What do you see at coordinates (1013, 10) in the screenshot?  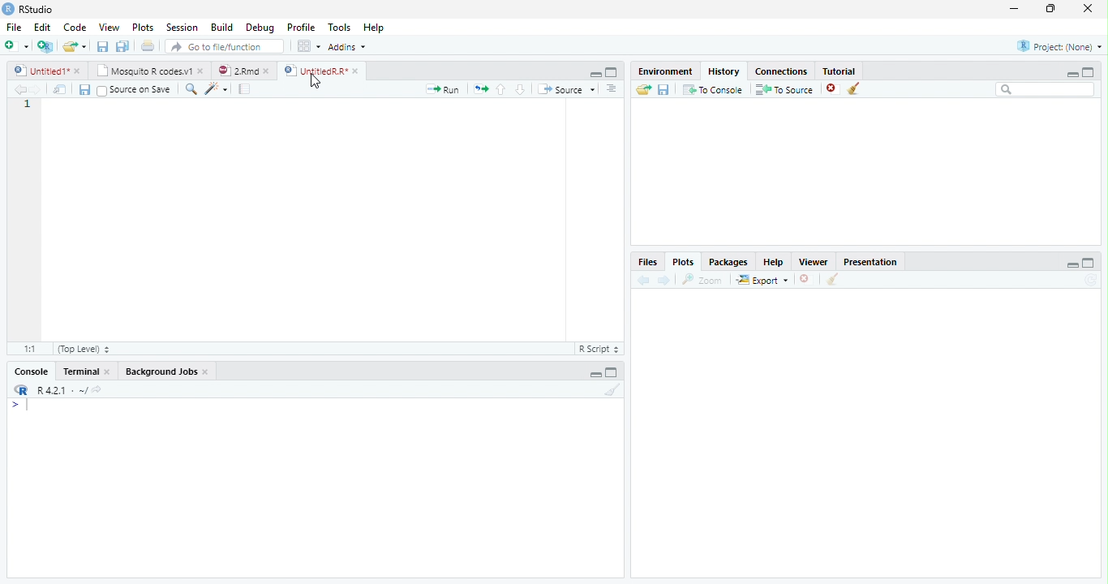 I see `minimize` at bounding box center [1013, 10].